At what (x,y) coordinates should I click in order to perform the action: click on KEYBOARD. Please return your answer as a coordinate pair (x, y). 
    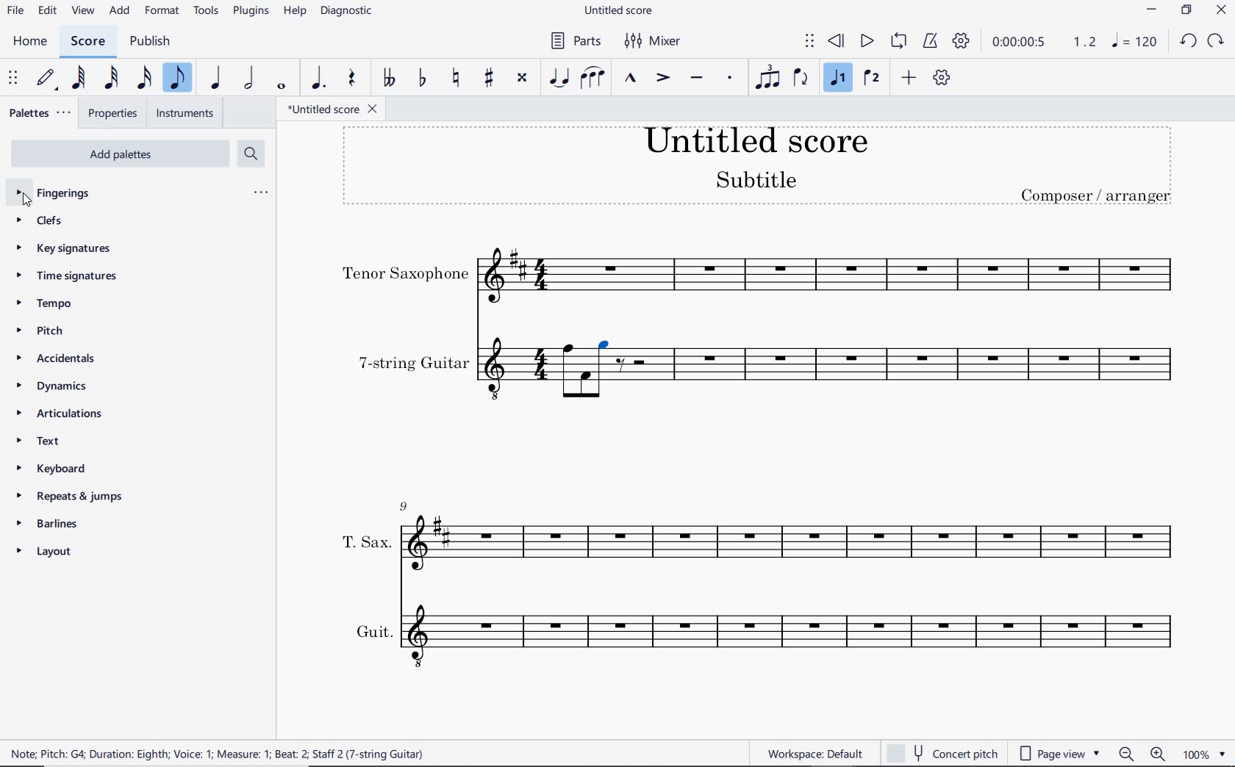
    Looking at the image, I should click on (70, 469).